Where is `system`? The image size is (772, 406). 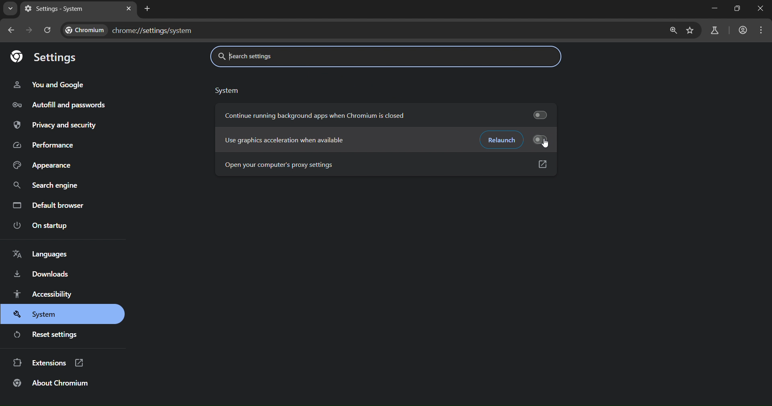
system is located at coordinates (232, 90).